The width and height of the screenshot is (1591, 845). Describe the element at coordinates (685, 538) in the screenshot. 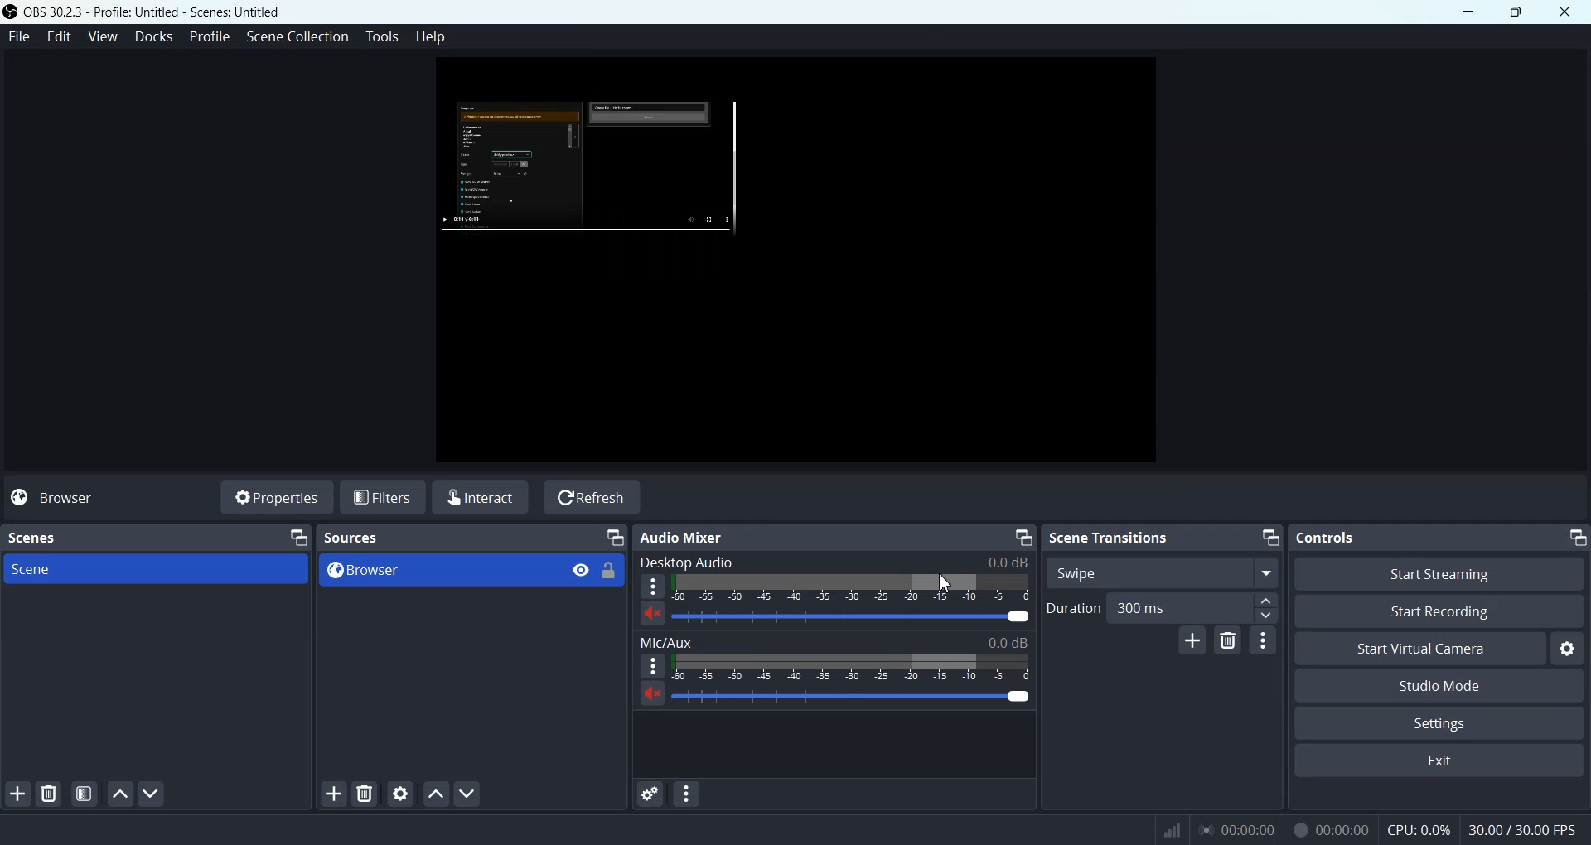

I see `Audio mixer` at that location.